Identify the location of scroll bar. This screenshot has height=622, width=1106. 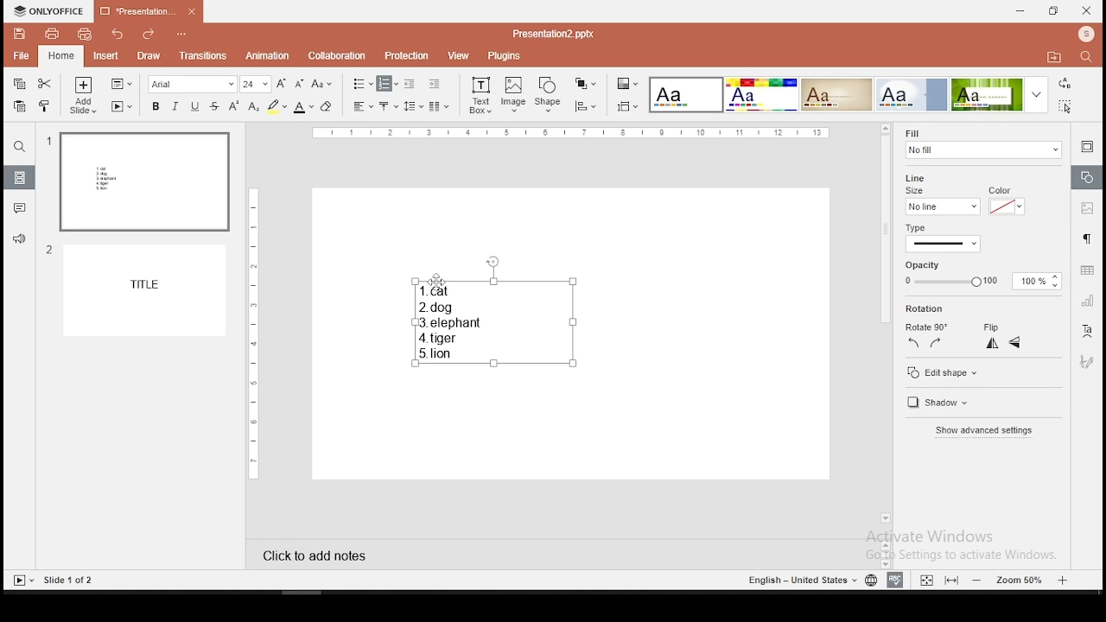
(885, 325).